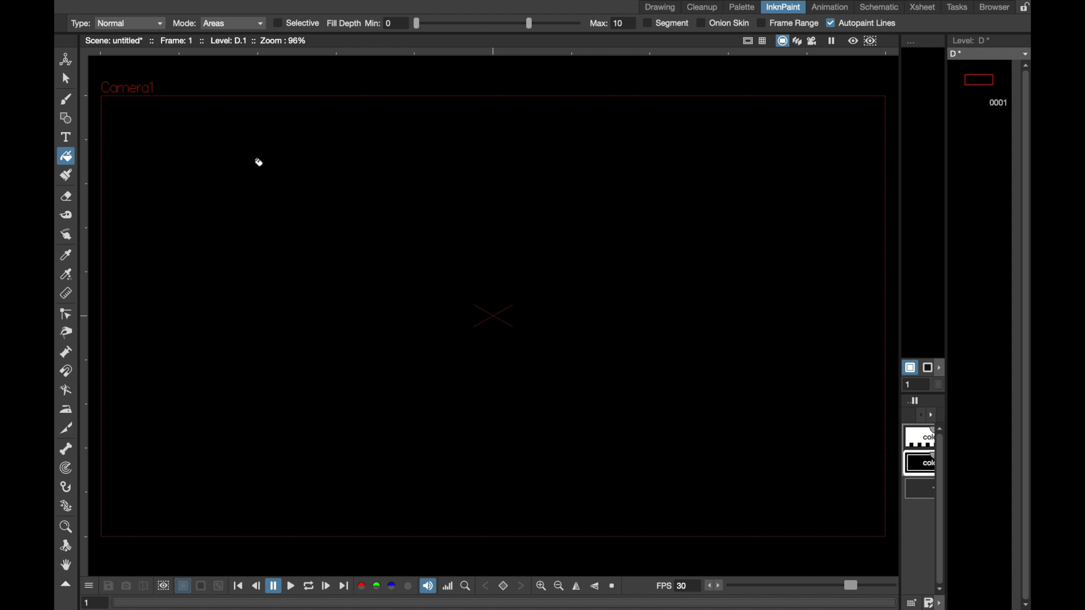 The image size is (1085, 610). What do you see at coordinates (388, 23) in the screenshot?
I see `Min: 0` at bounding box center [388, 23].